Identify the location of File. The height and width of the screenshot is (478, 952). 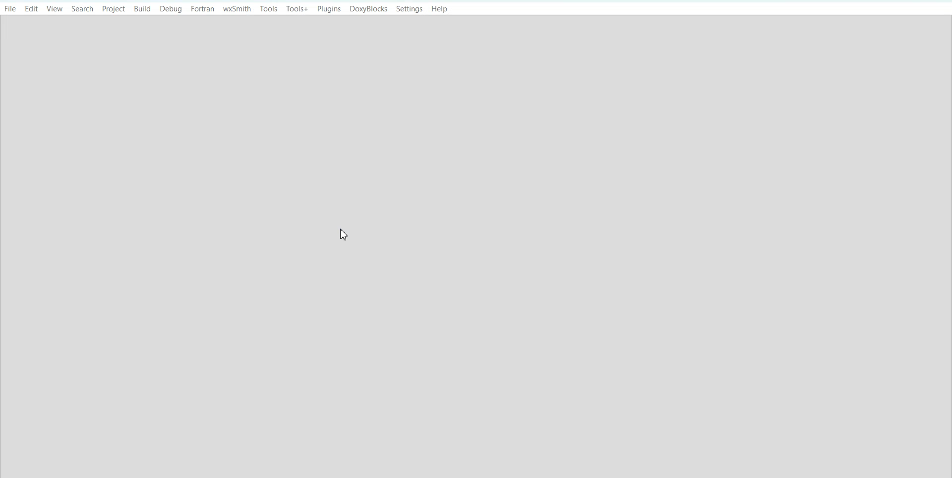
(10, 8).